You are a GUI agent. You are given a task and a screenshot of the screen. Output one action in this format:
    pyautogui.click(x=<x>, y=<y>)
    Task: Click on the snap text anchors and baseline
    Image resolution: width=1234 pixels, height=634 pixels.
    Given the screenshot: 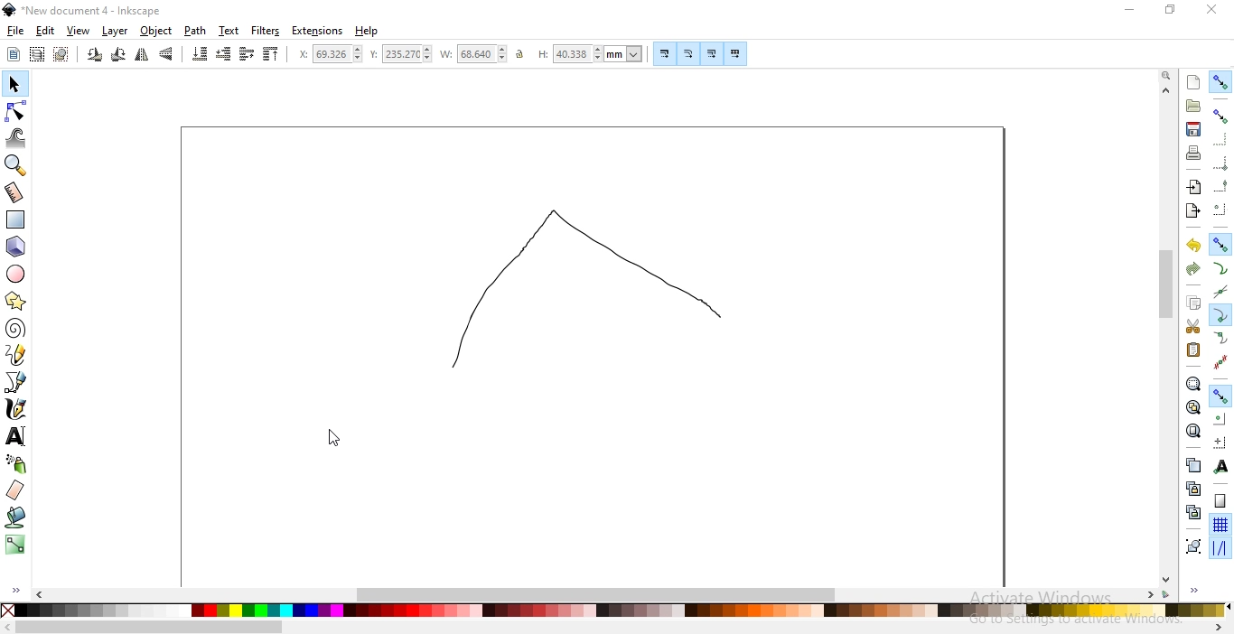 What is the action you would take?
    pyautogui.click(x=1221, y=466)
    